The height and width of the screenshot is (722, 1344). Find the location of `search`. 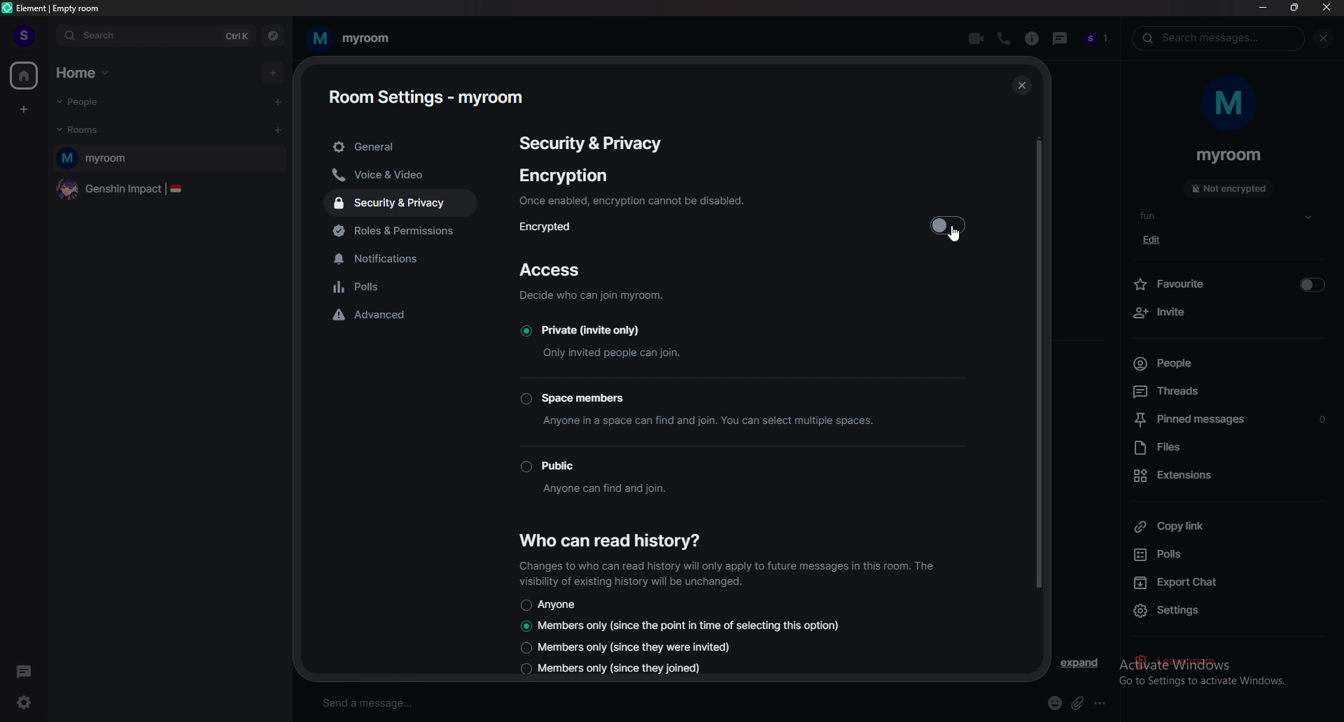

search is located at coordinates (124, 37).